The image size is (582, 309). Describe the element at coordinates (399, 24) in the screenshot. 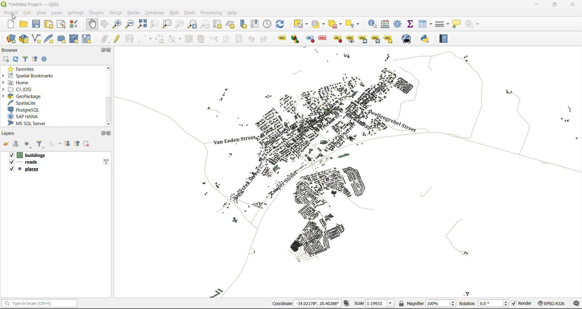

I see `toolbox` at that location.